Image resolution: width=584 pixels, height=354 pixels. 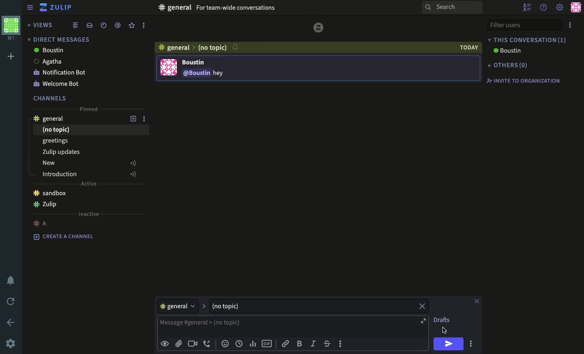 What do you see at coordinates (39, 25) in the screenshot?
I see `views` at bounding box center [39, 25].